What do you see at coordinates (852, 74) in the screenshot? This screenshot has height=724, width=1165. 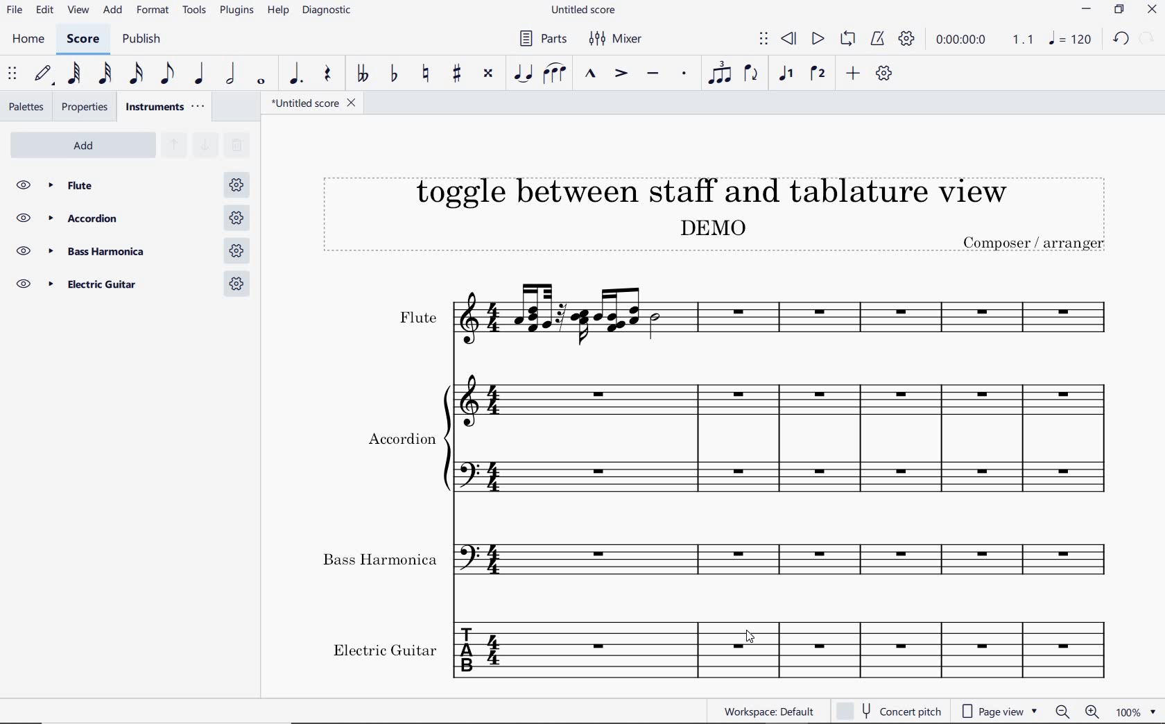 I see `add` at bounding box center [852, 74].